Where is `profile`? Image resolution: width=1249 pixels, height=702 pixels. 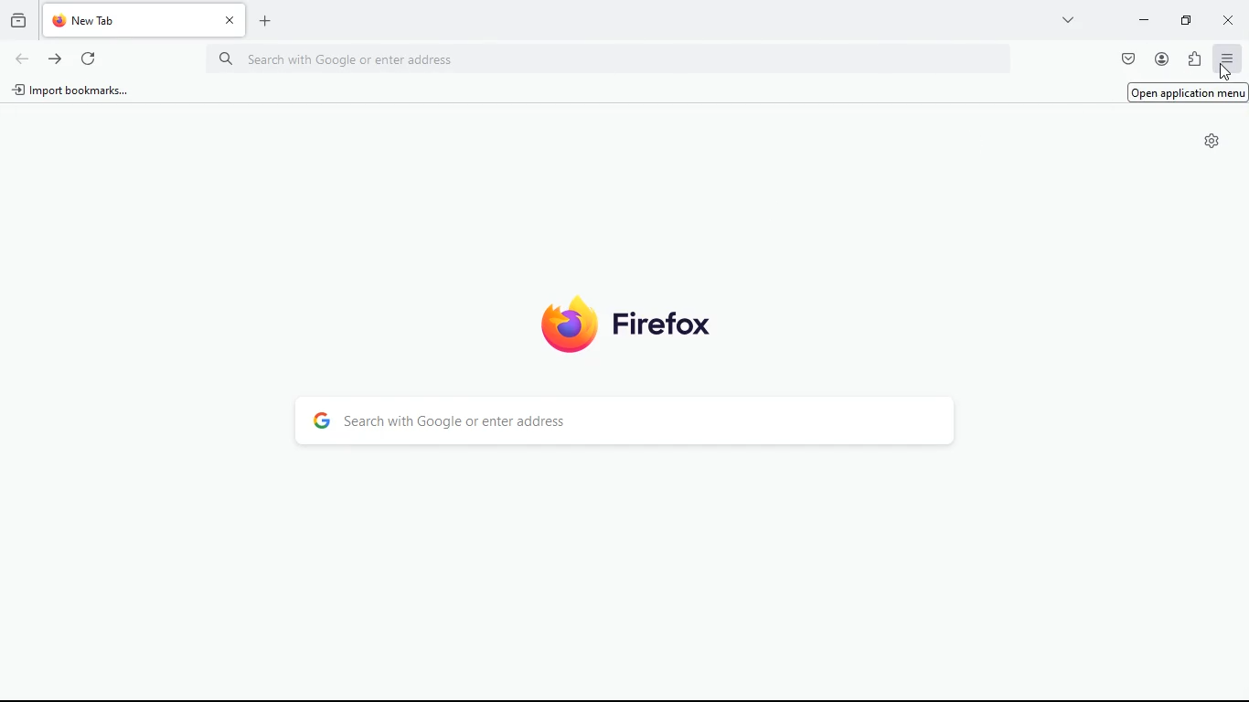 profile is located at coordinates (1159, 59).